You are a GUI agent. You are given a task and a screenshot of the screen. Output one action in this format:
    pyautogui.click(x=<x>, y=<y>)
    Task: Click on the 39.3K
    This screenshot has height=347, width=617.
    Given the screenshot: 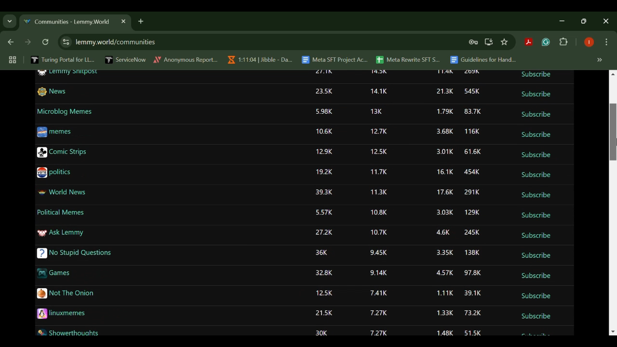 What is the action you would take?
    pyautogui.click(x=324, y=192)
    